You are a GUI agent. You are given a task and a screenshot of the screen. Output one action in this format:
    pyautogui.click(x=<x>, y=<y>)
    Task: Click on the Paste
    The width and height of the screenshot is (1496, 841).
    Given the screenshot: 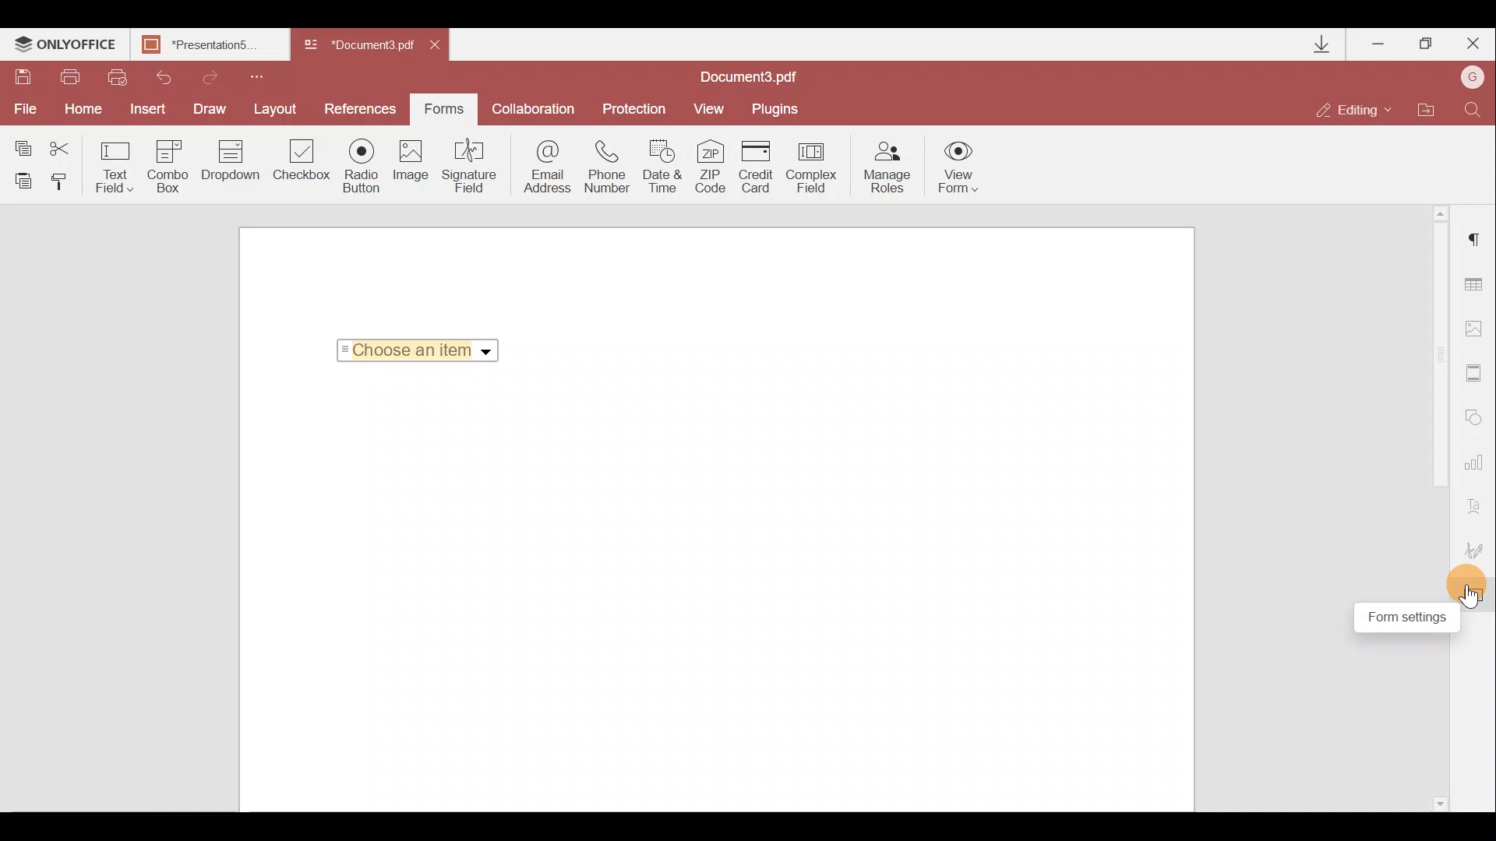 What is the action you would take?
    pyautogui.click(x=23, y=180)
    